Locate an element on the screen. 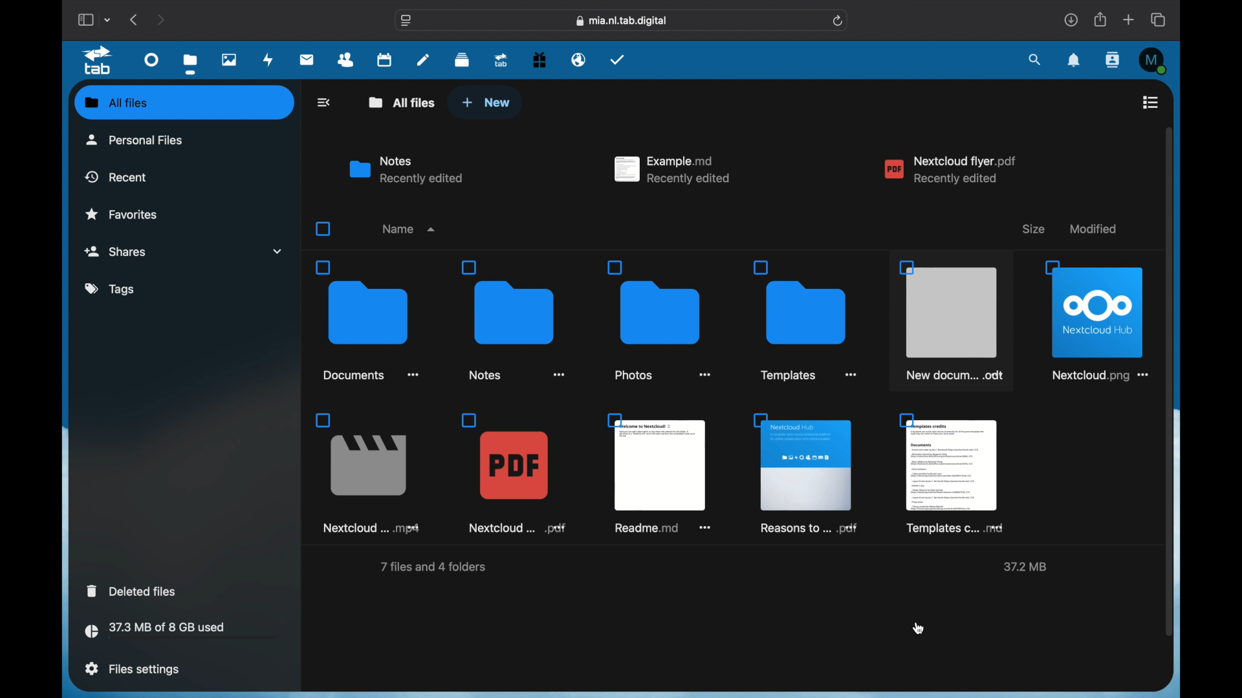  files is located at coordinates (190, 63).